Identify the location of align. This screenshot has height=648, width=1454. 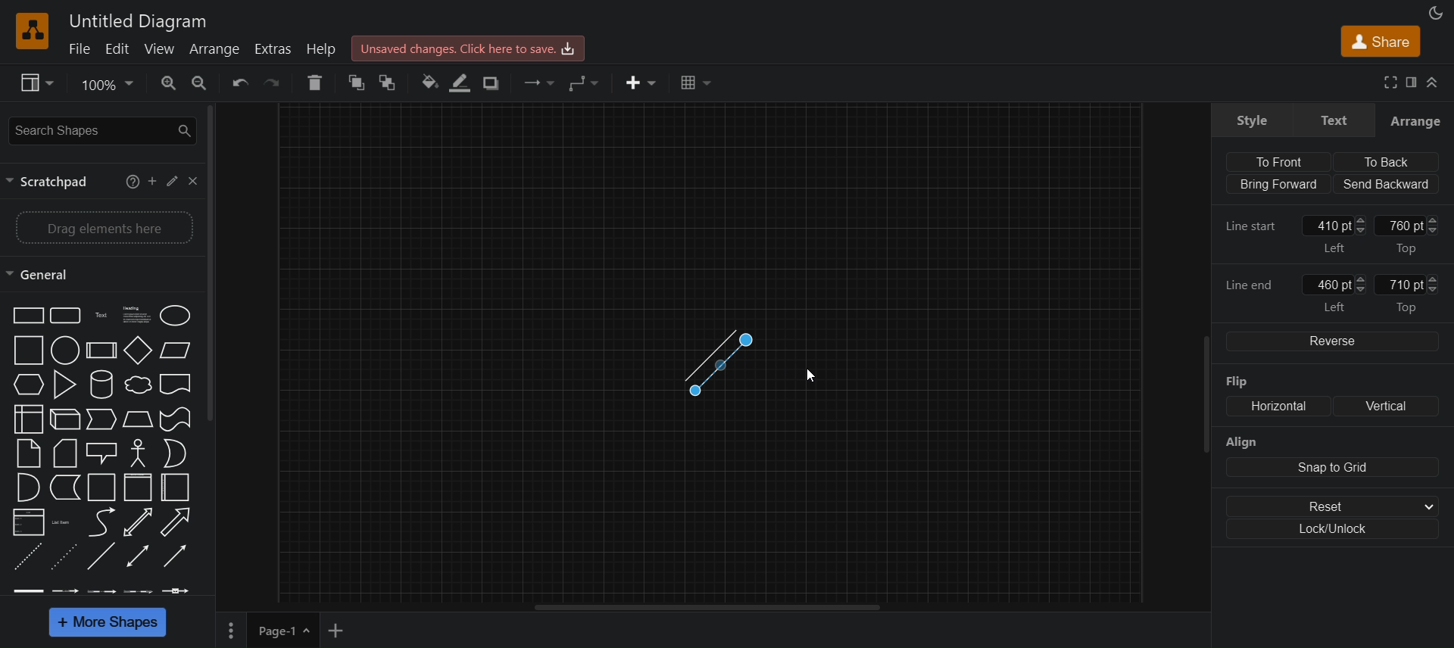
(1241, 443).